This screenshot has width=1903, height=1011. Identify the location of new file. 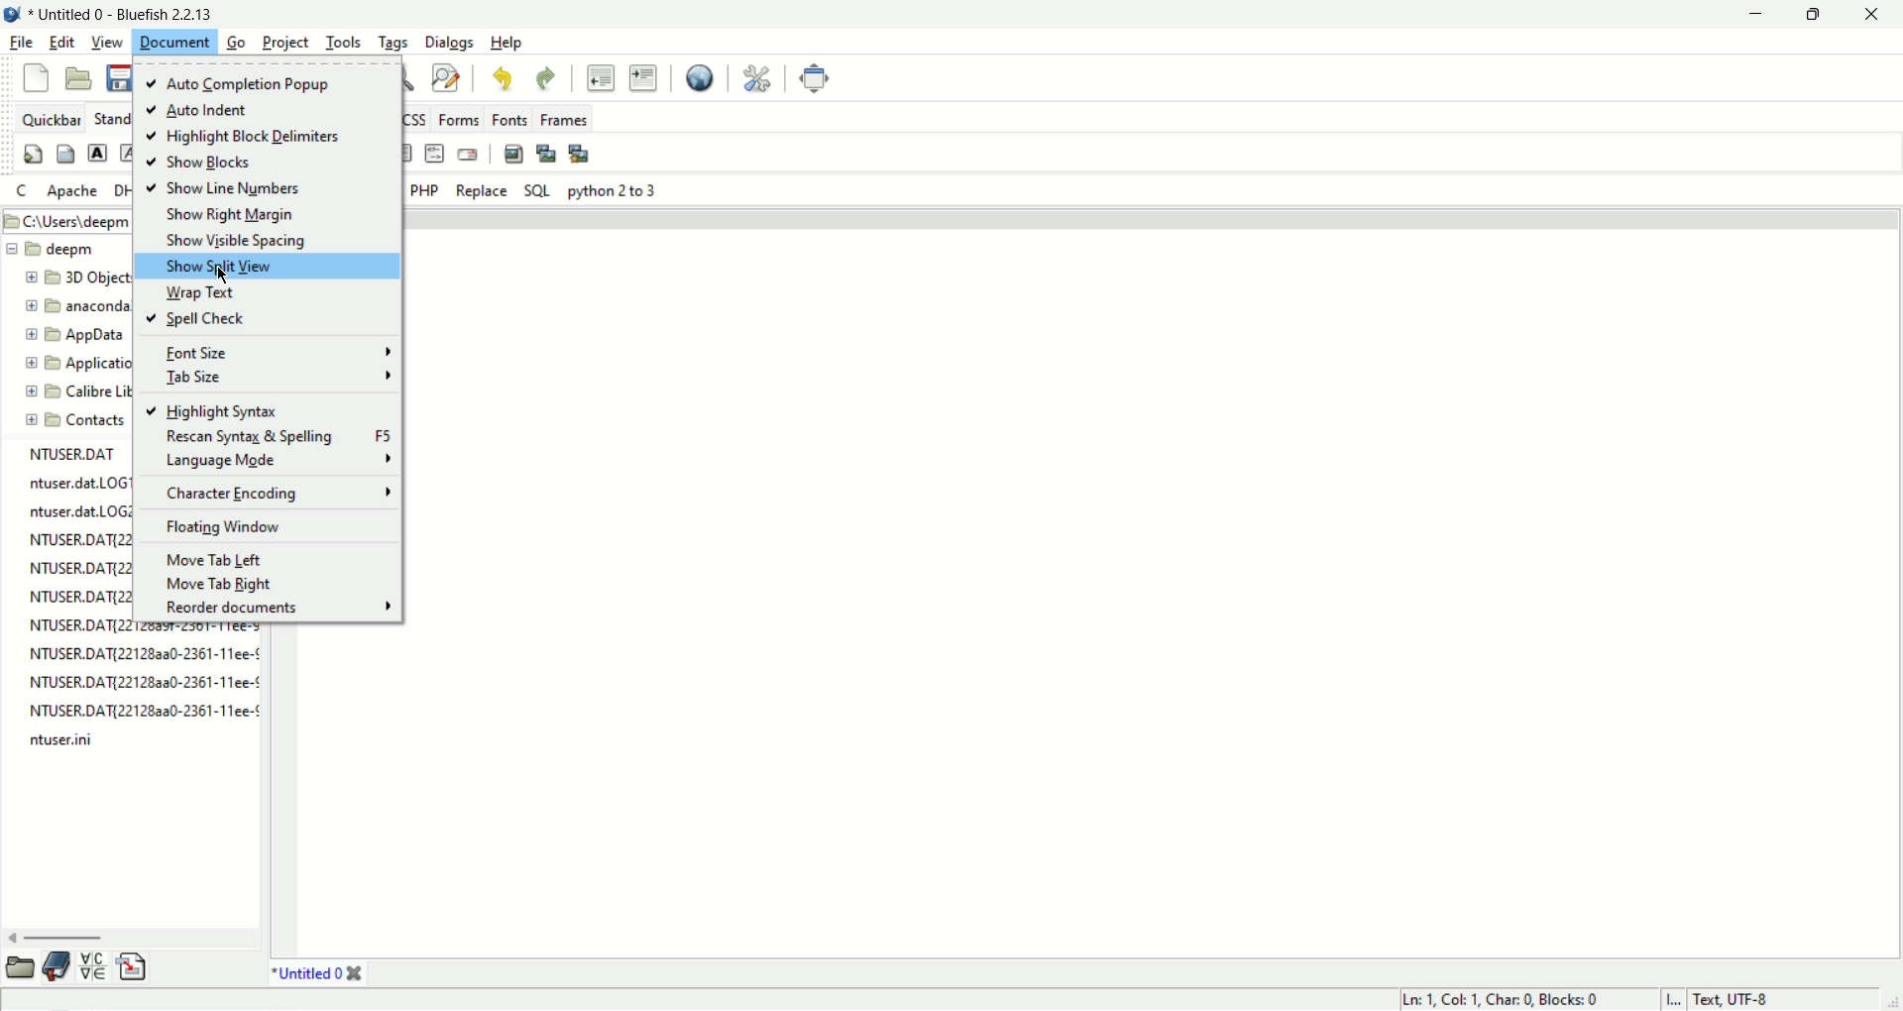
(38, 78).